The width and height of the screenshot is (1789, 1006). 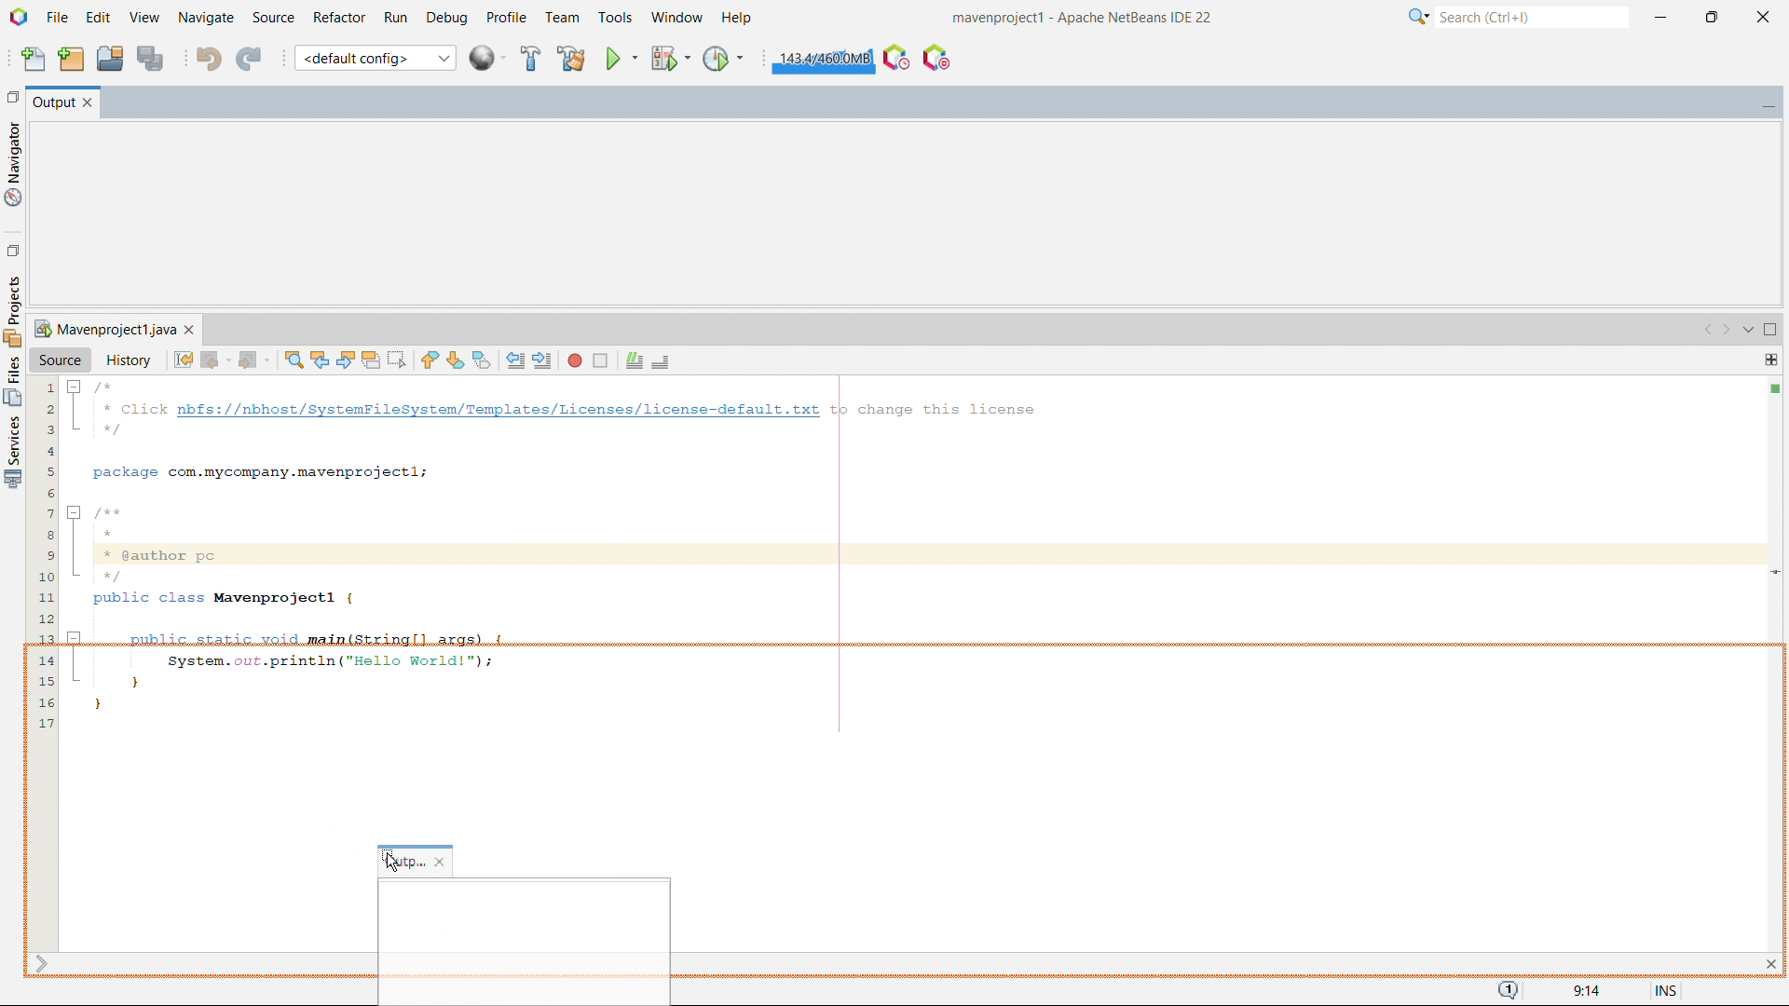 What do you see at coordinates (724, 59) in the screenshot?
I see `profile project` at bounding box center [724, 59].